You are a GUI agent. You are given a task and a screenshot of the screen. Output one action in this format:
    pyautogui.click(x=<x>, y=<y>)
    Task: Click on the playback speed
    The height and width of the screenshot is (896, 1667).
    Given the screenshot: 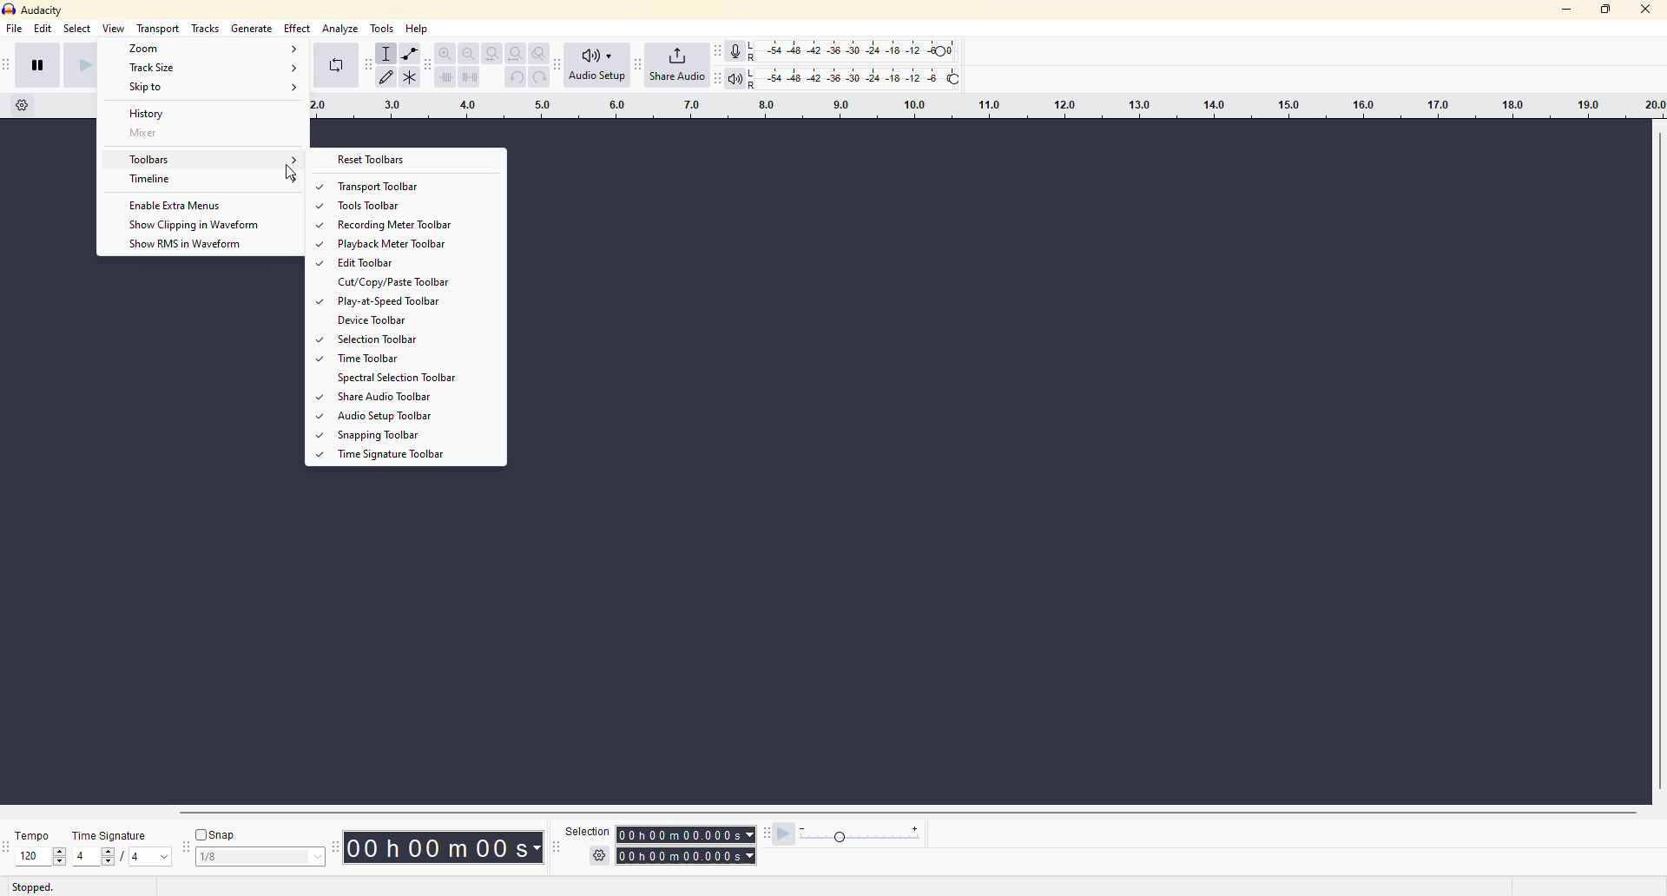 What is the action you would take?
    pyautogui.click(x=862, y=834)
    